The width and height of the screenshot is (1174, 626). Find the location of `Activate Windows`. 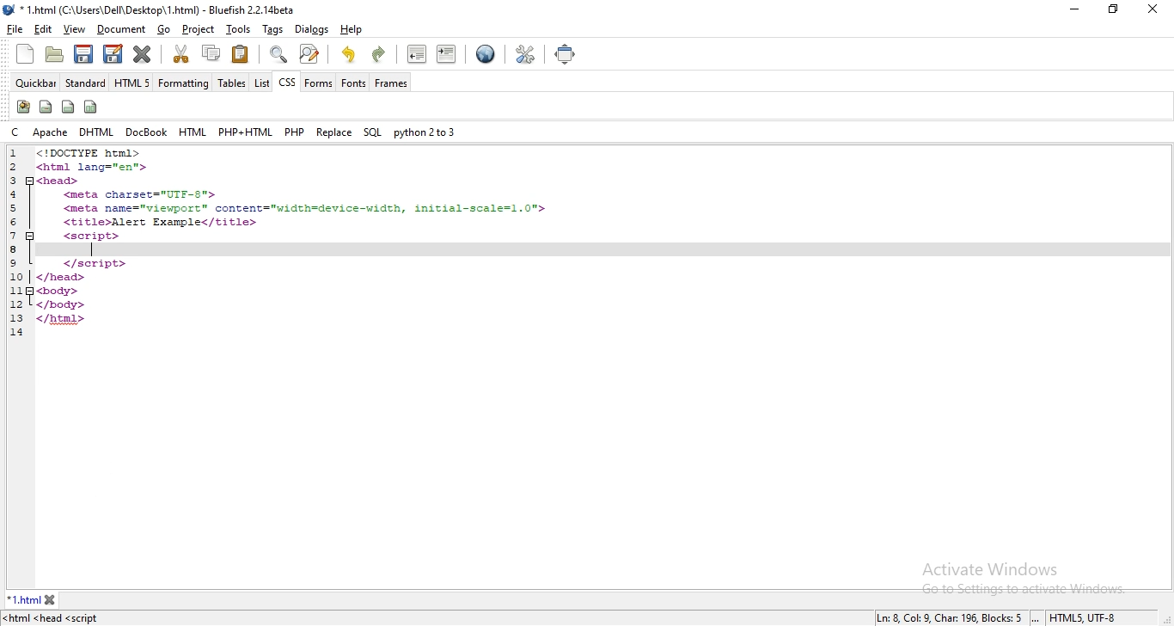

Activate Windows is located at coordinates (989, 568).